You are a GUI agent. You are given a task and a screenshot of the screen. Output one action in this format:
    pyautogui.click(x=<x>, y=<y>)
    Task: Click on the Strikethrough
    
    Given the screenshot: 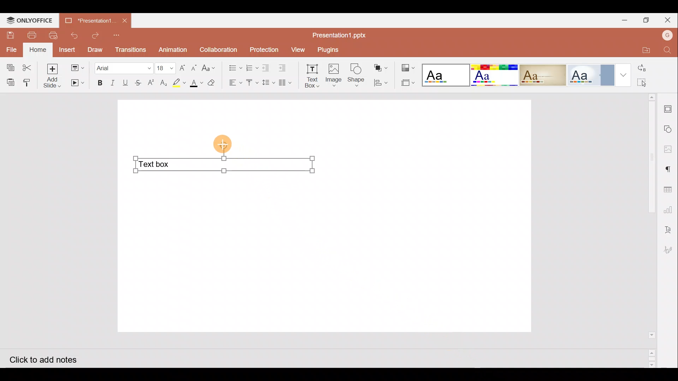 What is the action you would take?
    pyautogui.click(x=137, y=82)
    